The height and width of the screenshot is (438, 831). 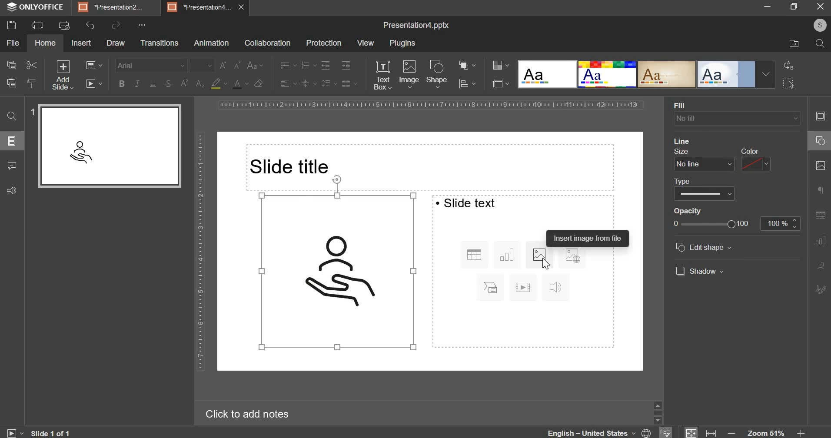 I want to click on onlyoffice, so click(x=36, y=7).